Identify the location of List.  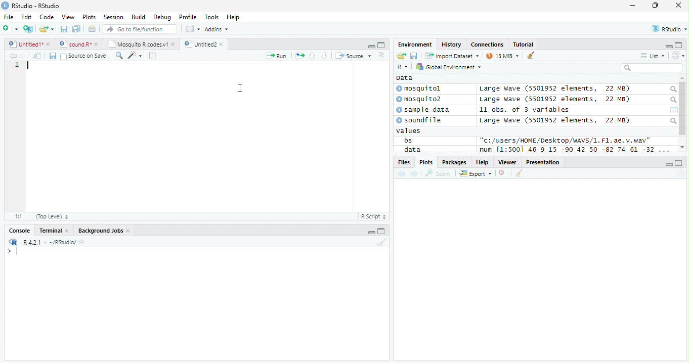
(653, 56).